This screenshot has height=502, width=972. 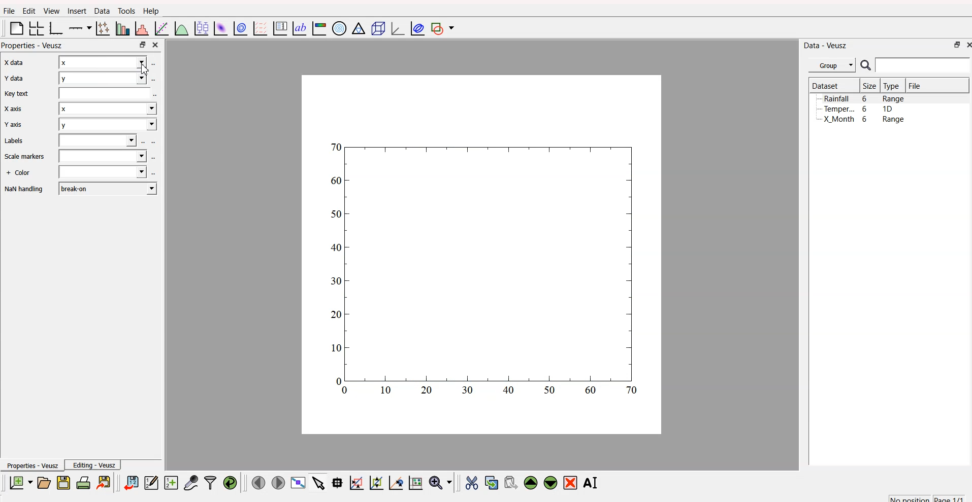 I want to click on close, so click(x=157, y=45).